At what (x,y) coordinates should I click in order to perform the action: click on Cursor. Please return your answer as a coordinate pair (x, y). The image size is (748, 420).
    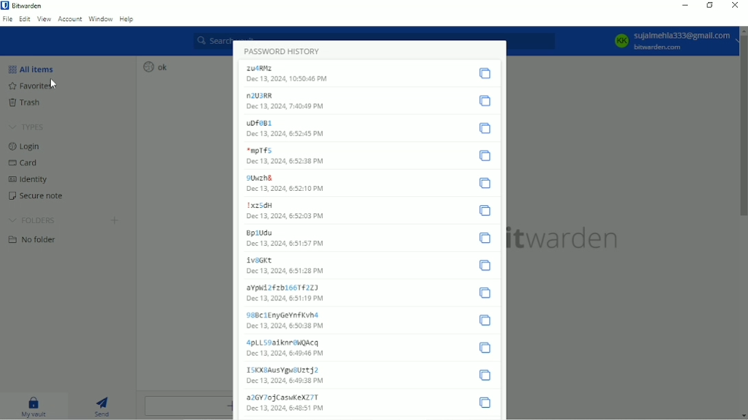
    Looking at the image, I should click on (54, 83).